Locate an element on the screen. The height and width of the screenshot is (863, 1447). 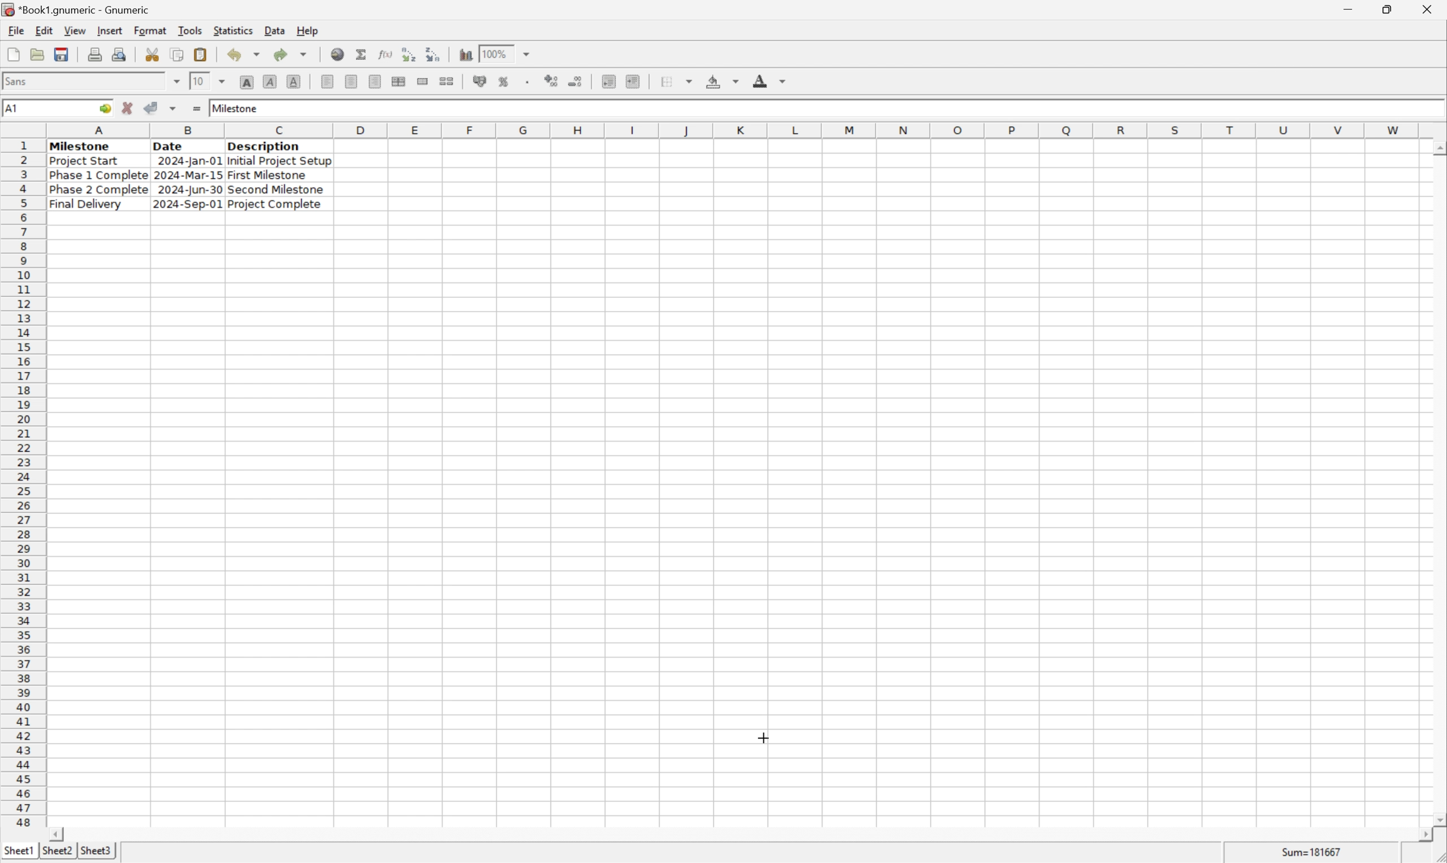
Sort the selected region in descending order based on the first column selected is located at coordinates (434, 54).